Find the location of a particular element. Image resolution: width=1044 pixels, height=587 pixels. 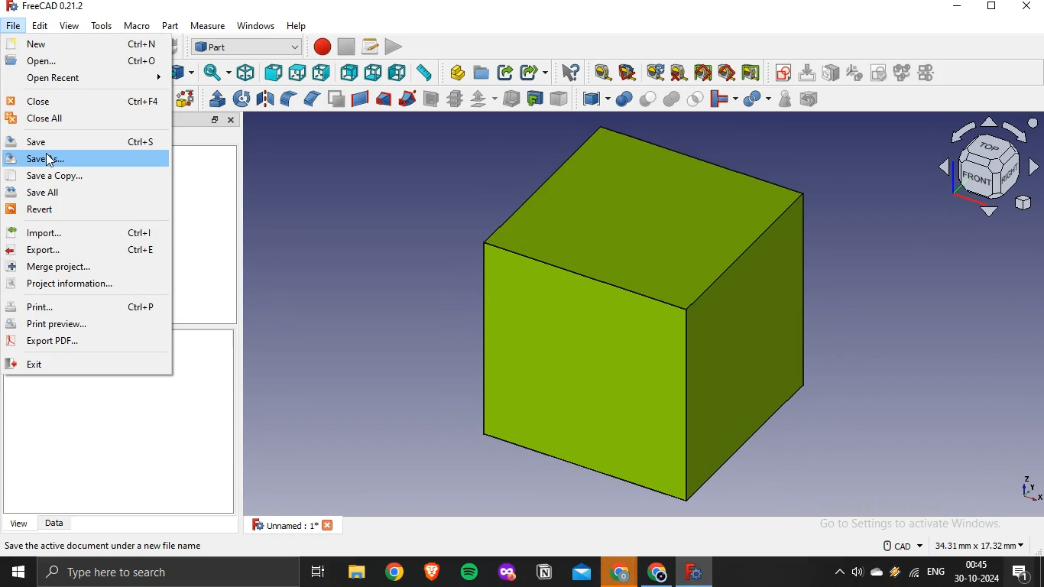

macro recording is located at coordinates (323, 47).